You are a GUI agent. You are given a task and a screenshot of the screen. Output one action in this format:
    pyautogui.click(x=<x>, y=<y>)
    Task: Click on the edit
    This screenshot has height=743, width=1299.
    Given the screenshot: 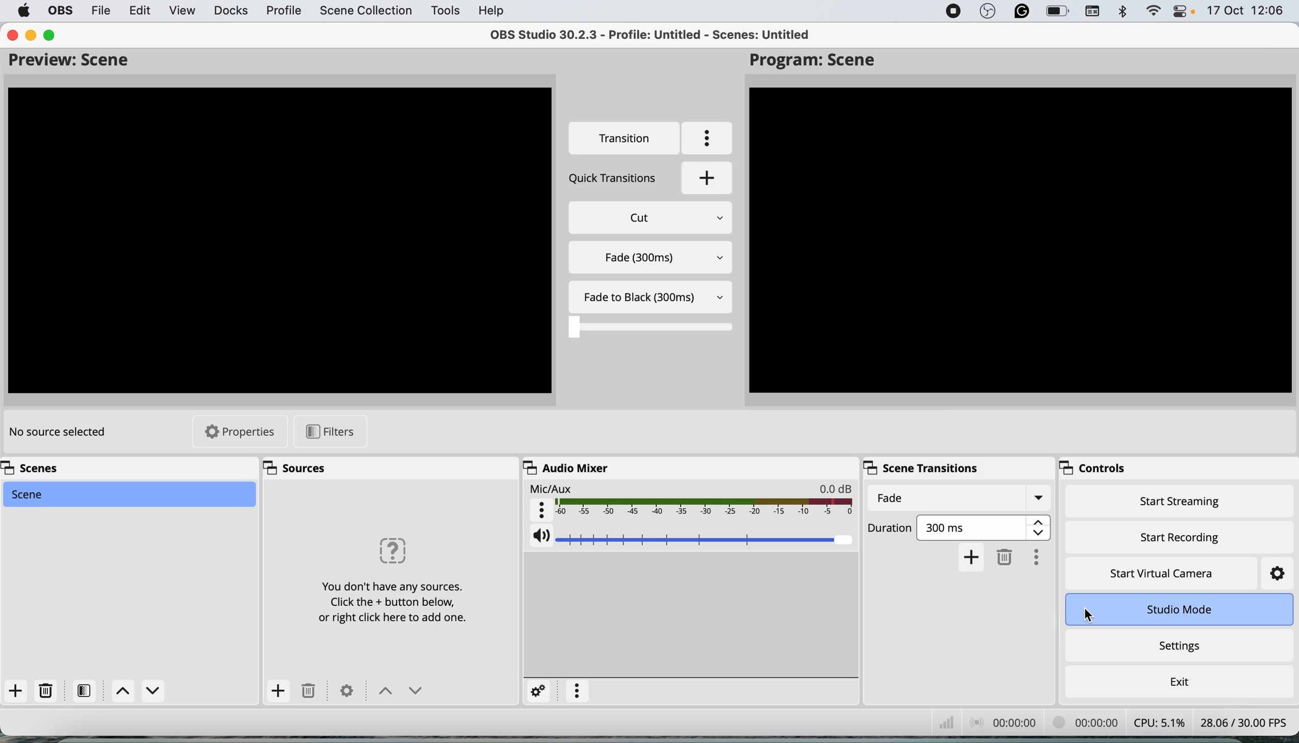 What is the action you would take?
    pyautogui.click(x=144, y=12)
    